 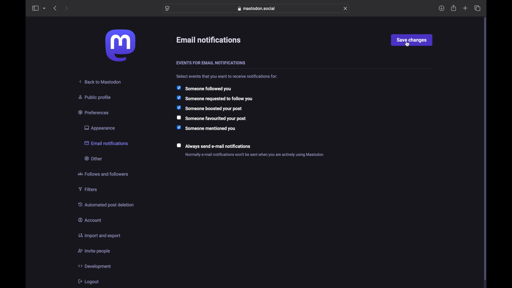 What do you see at coordinates (35, 8) in the screenshot?
I see `sidebar` at bounding box center [35, 8].